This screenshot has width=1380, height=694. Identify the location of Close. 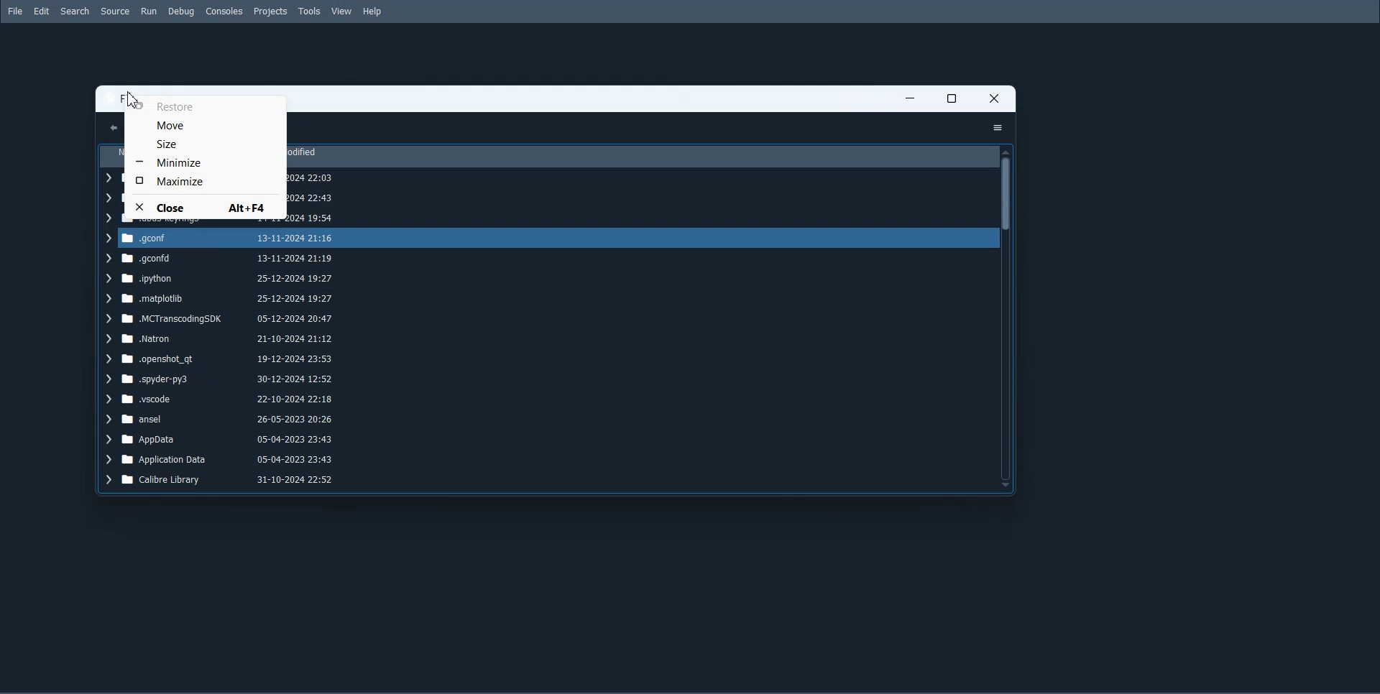
(206, 208).